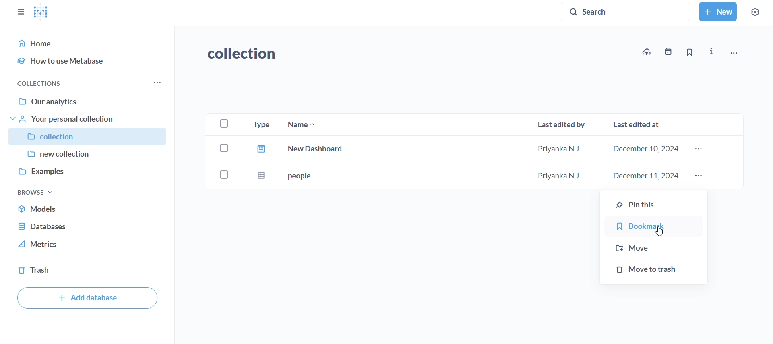 The image size is (773, 344). What do you see at coordinates (240, 52) in the screenshot?
I see `collection` at bounding box center [240, 52].